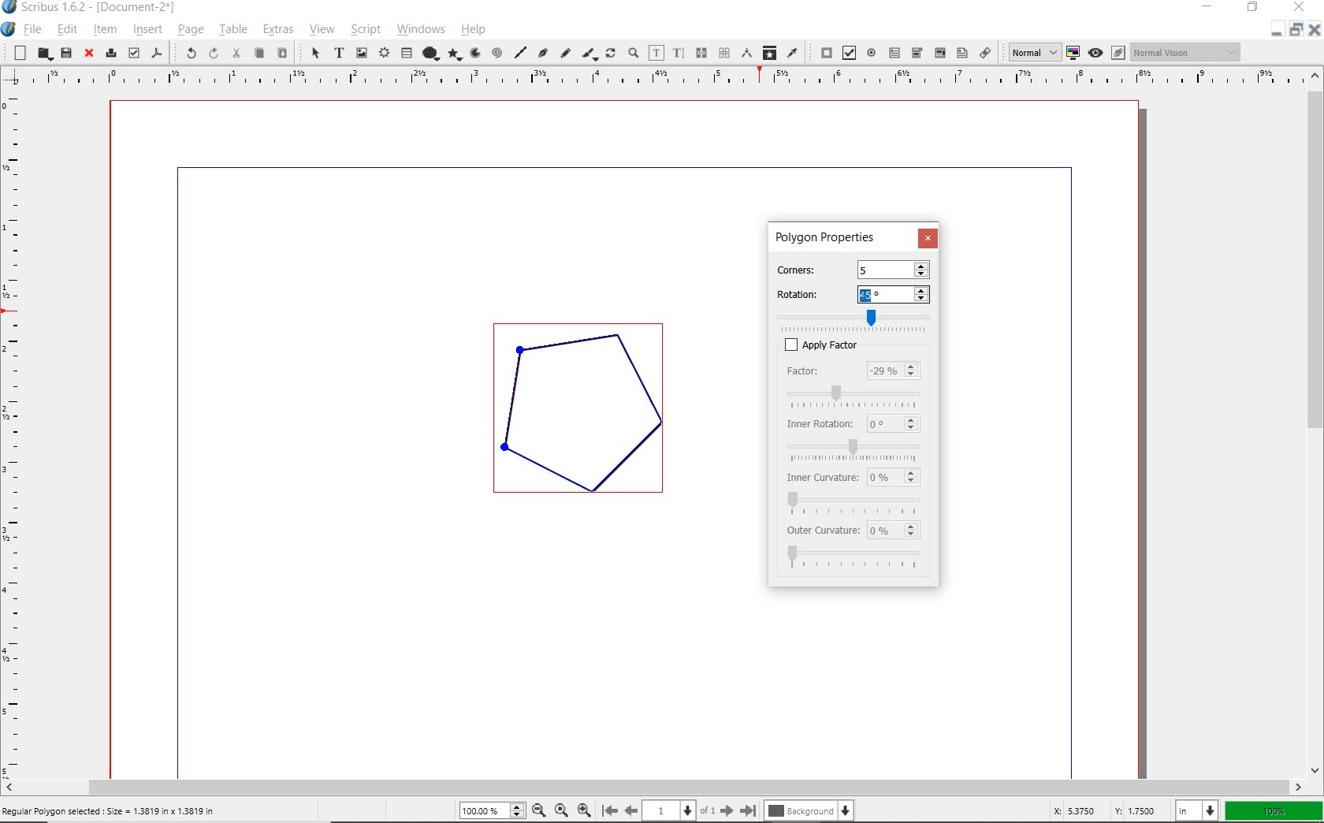  What do you see at coordinates (275, 29) in the screenshot?
I see `extras` at bounding box center [275, 29].